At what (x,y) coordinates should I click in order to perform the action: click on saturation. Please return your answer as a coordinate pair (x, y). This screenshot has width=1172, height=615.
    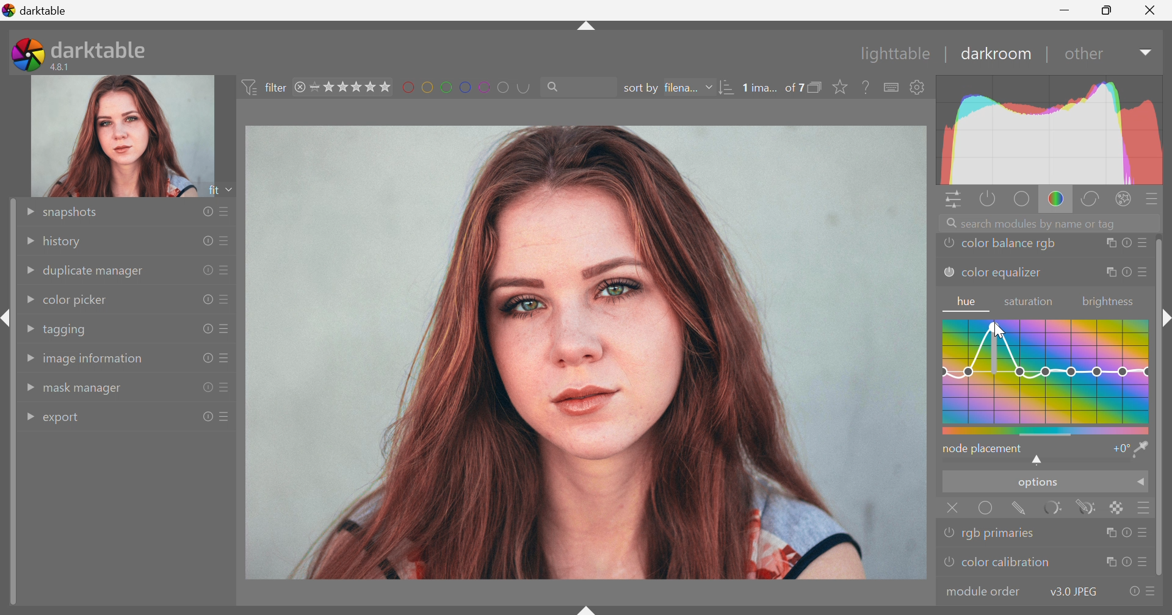
    Looking at the image, I should click on (1031, 302).